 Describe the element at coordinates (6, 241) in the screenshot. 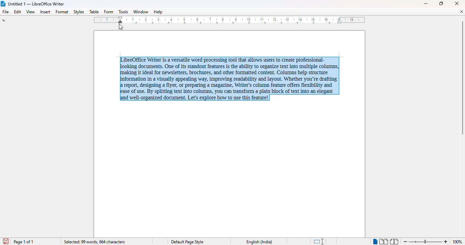

I see `save document` at that location.